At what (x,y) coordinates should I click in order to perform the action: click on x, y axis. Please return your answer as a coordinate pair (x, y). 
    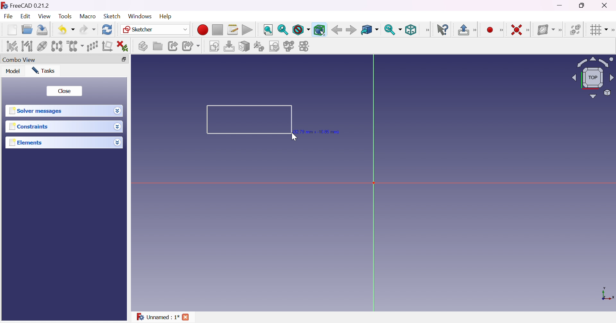
    Looking at the image, I should click on (607, 294).